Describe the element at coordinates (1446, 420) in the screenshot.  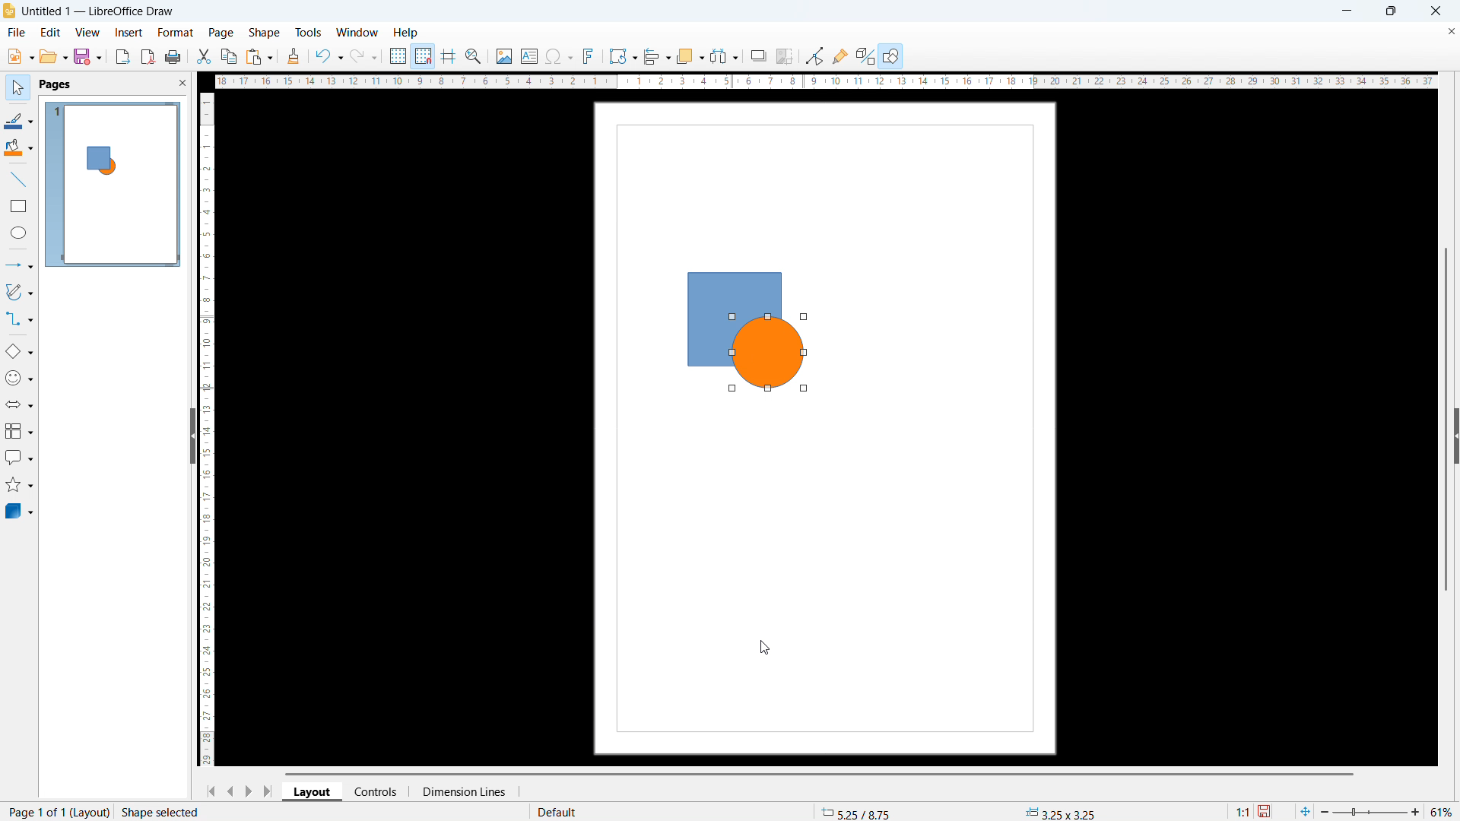
I see `Vertical scroll bar ` at that location.